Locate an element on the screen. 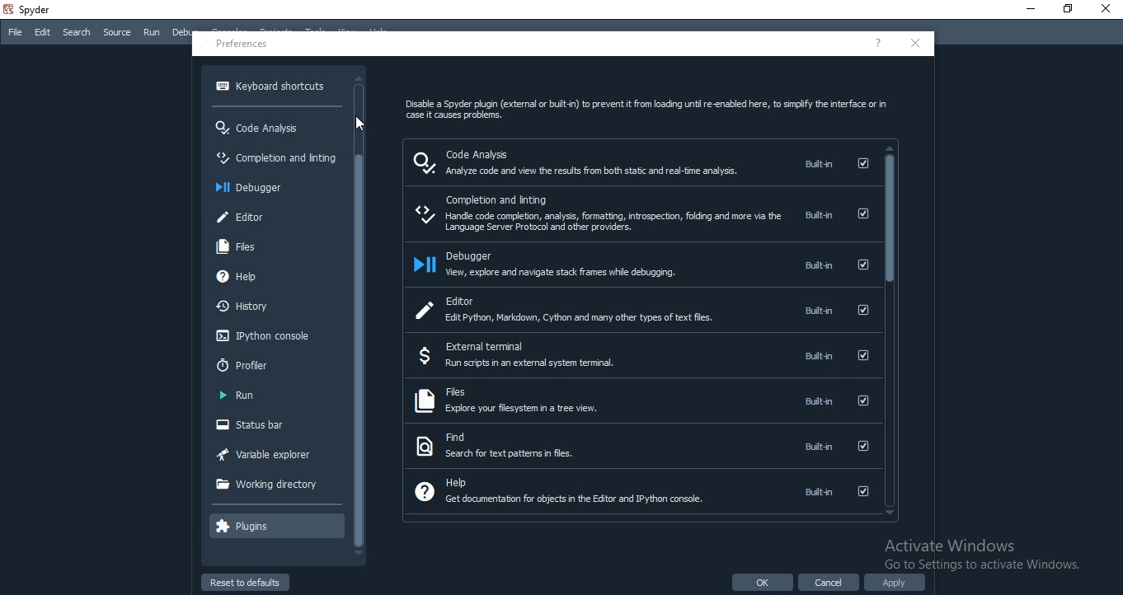 The width and height of the screenshot is (1123, 595). Cursor on scroll is located at coordinates (356, 125).